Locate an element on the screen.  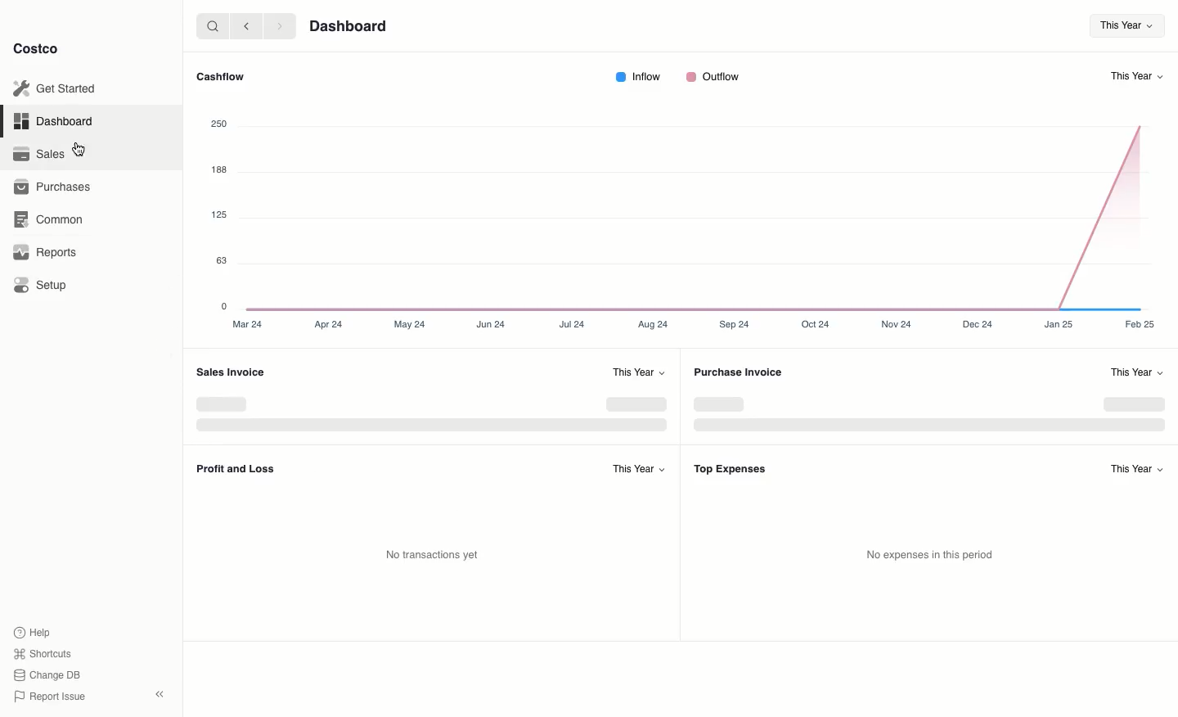
Reports is located at coordinates (46, 250).